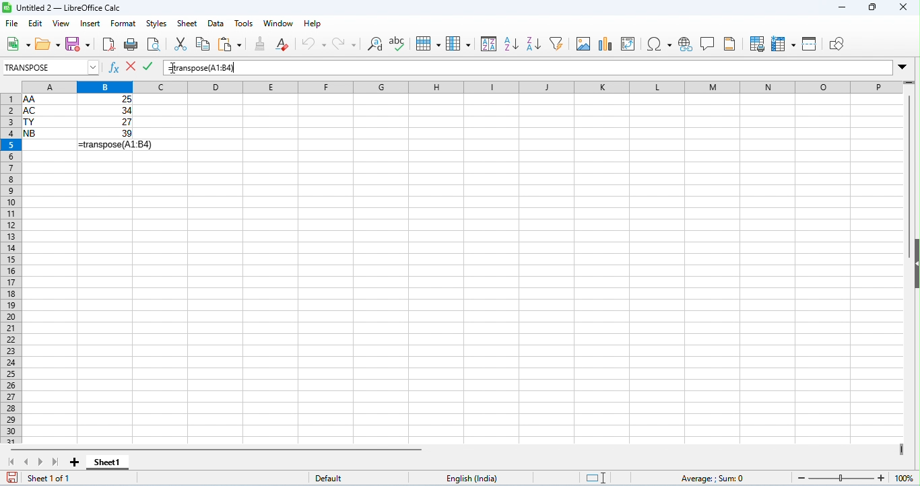  What do you see at coordinates (731, 44) in the screenshot?
I see `header and footer` at bounding box center [731, 44].